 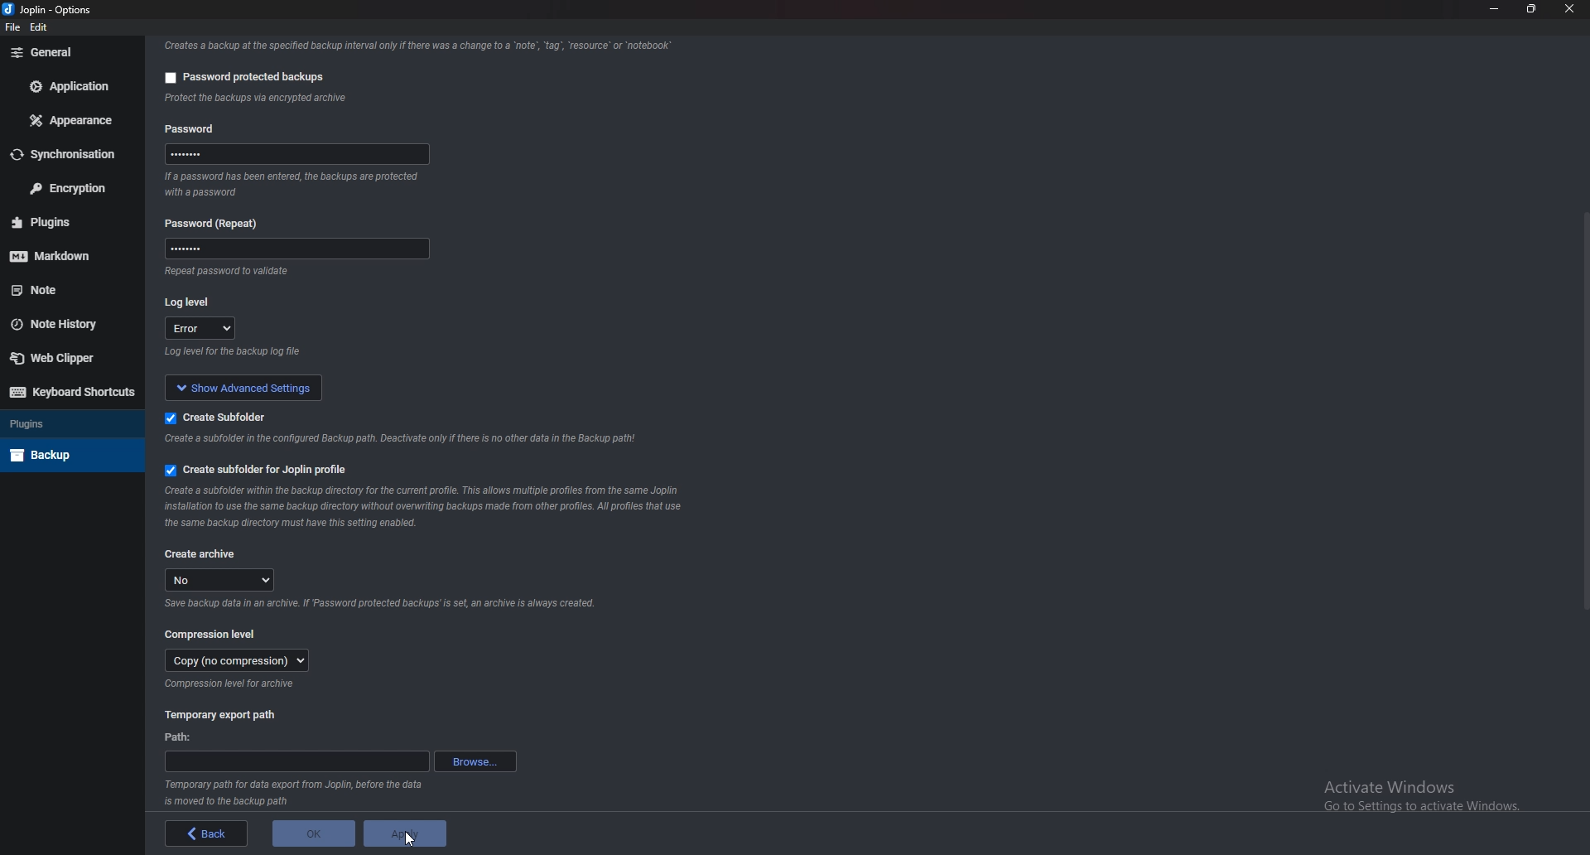 I want to click on info, so click(x=262, y=273).